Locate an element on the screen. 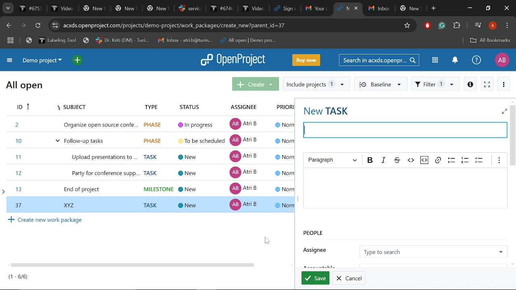  Subject is located at coordinates (70, 108).